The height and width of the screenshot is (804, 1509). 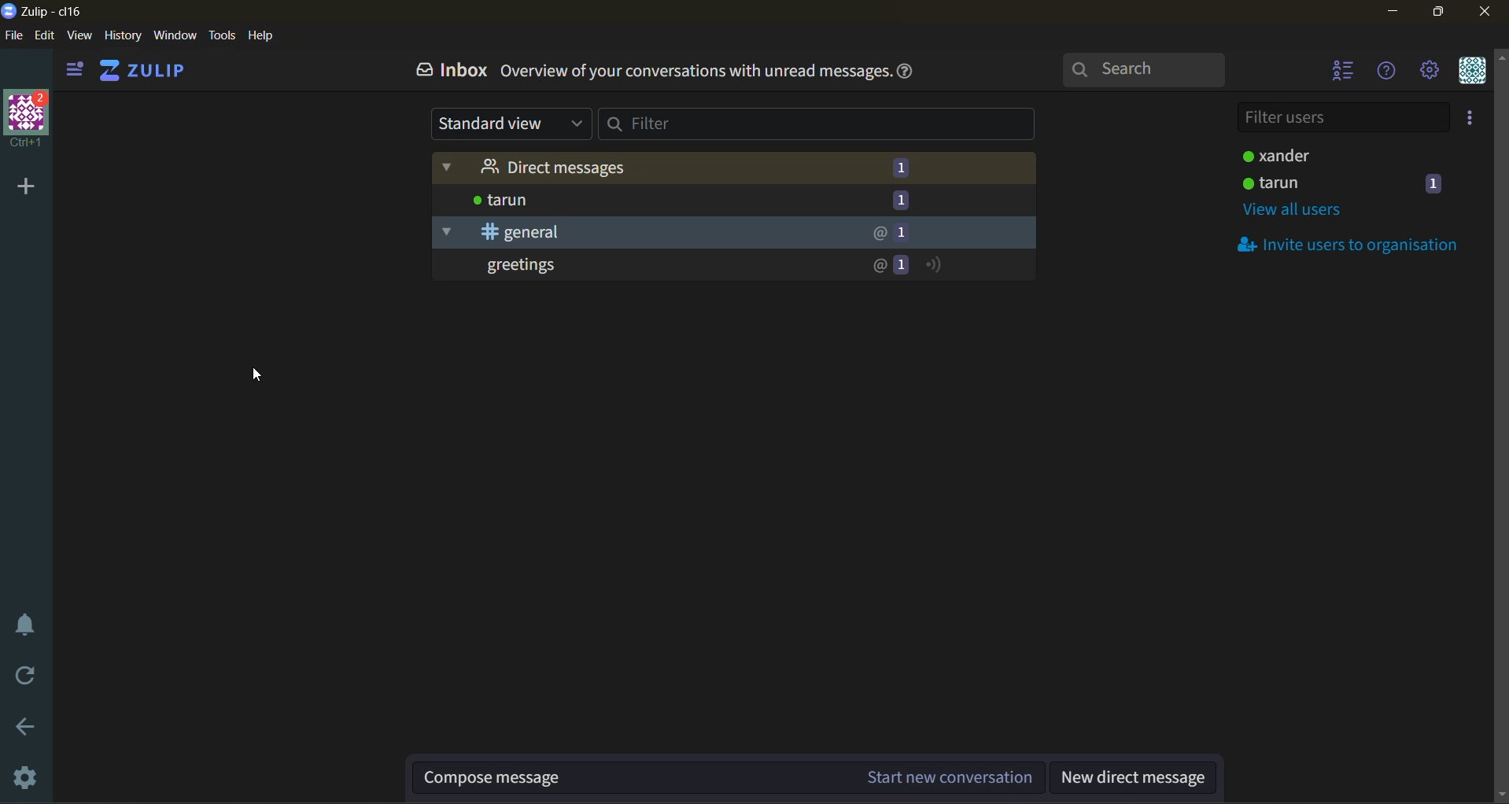 What do you see at coordinates (26, 625) in the screenshot?
I see `enable do not disturb` at bounding box center [26, 625].